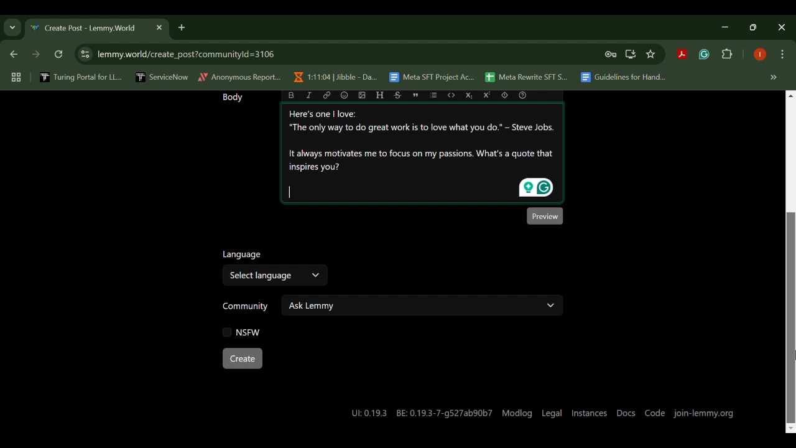 The height and width of the screenshot is (448, 796). What do you see at coordinates (655, 414) in the screenshot?
I see `Code` at bounding box center [655, 414].